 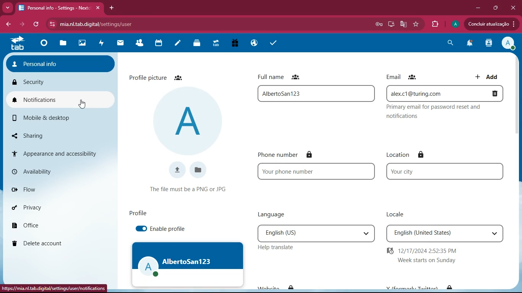 What do you see at coordinates (52, 170) in the screenshot?
I see `availability` at bounding box center [52, 170].